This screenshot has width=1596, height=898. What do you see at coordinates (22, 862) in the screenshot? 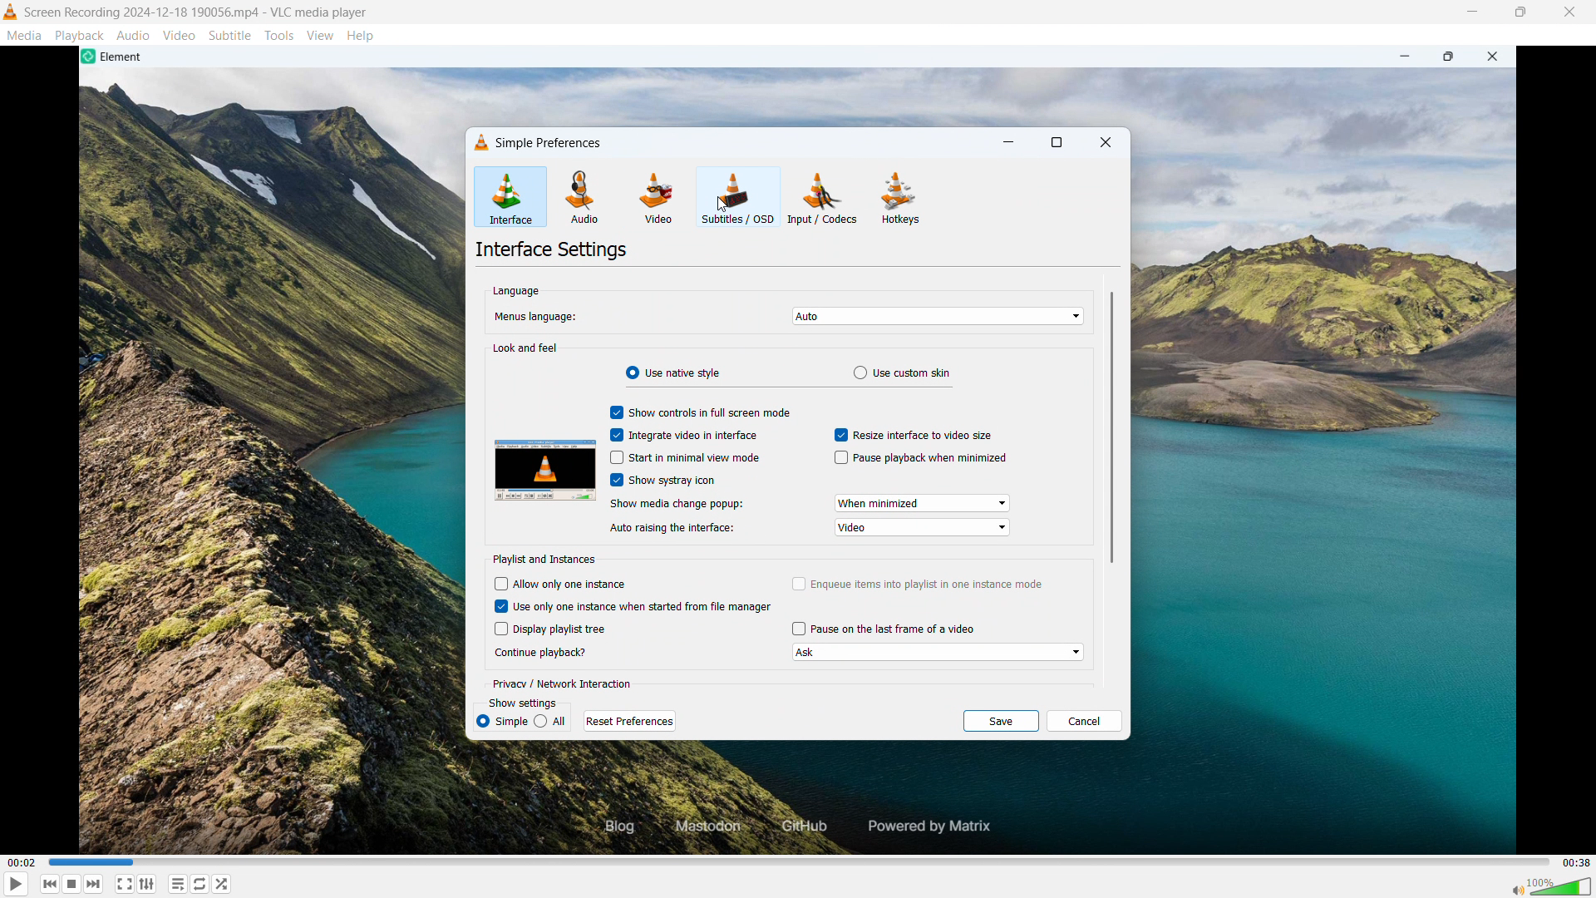
I see `Time elapsed ` at bounding box center [22, 862].